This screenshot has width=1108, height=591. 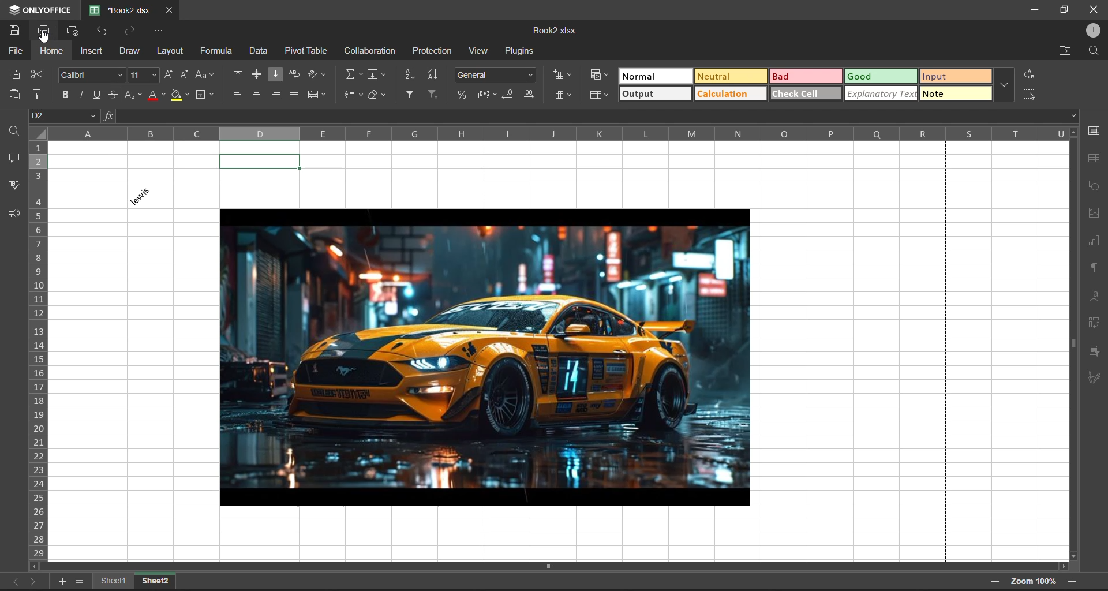 What do you see at coordinates (1091, 10) in the screenshot?
I see `close` at bounding box center [1091, 10].